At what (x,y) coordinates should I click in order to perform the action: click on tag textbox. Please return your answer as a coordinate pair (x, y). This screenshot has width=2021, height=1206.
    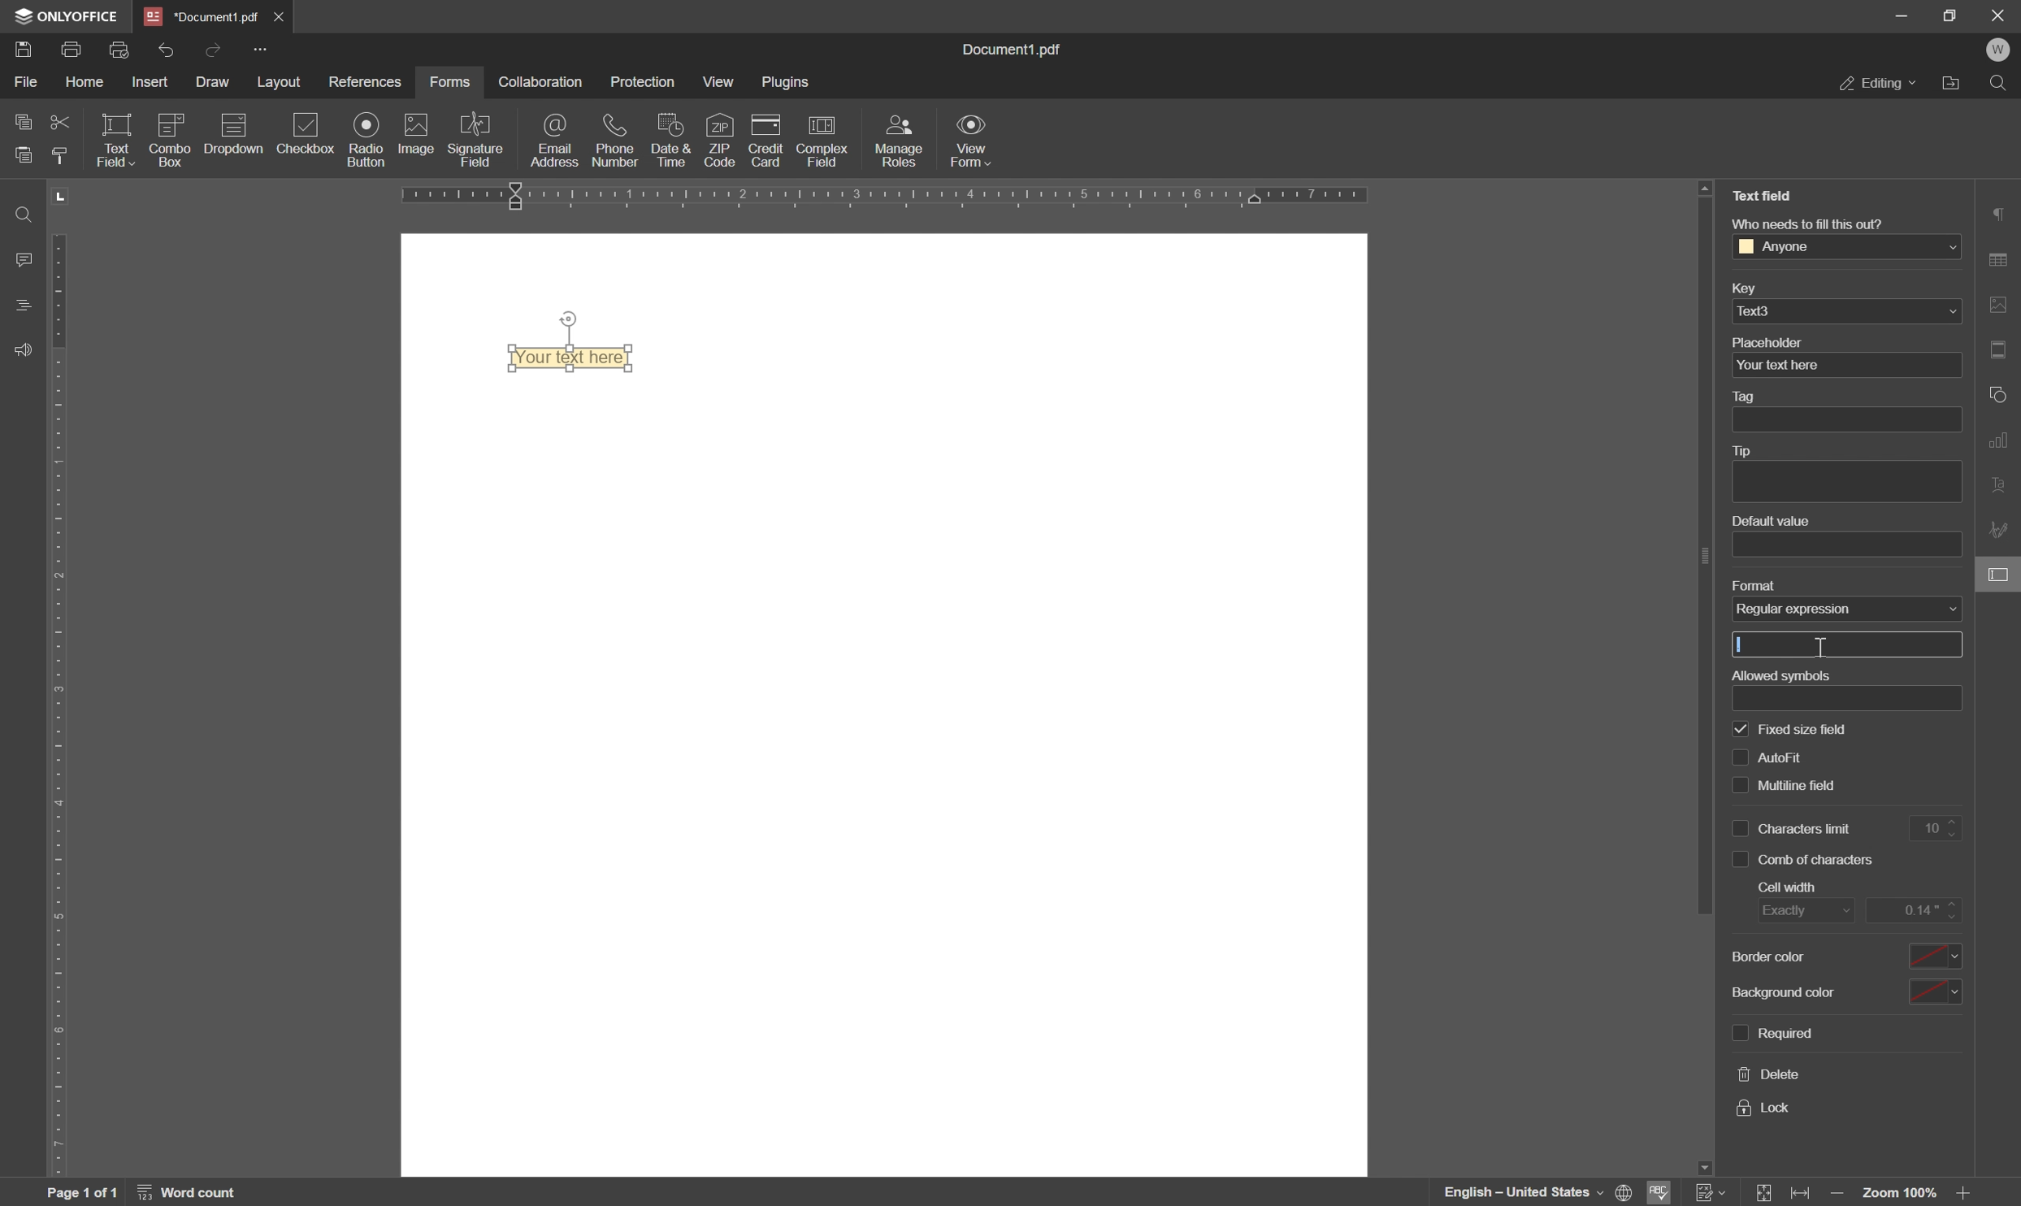
    Looking at the image, I should click on (1854, 419).